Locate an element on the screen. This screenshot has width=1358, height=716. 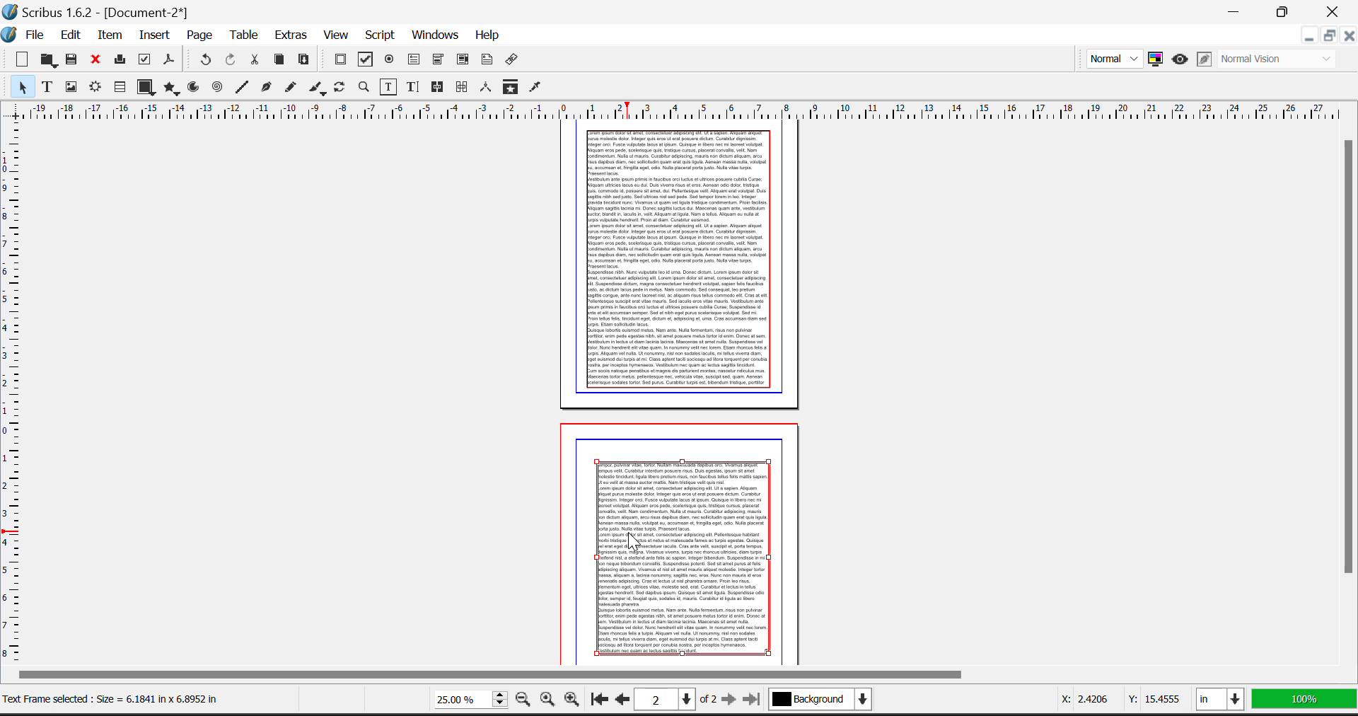
Table is located at coordinates (245, 37).